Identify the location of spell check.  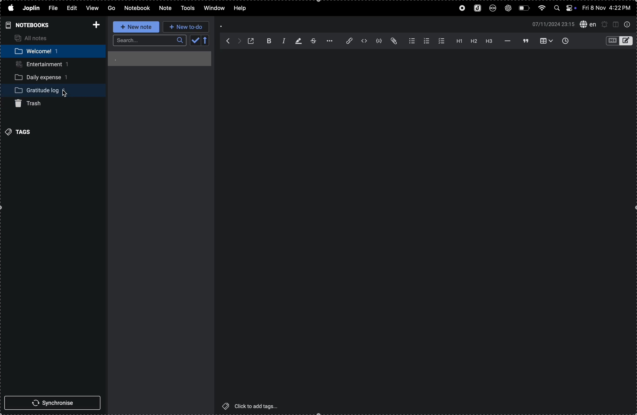
(589, 24).